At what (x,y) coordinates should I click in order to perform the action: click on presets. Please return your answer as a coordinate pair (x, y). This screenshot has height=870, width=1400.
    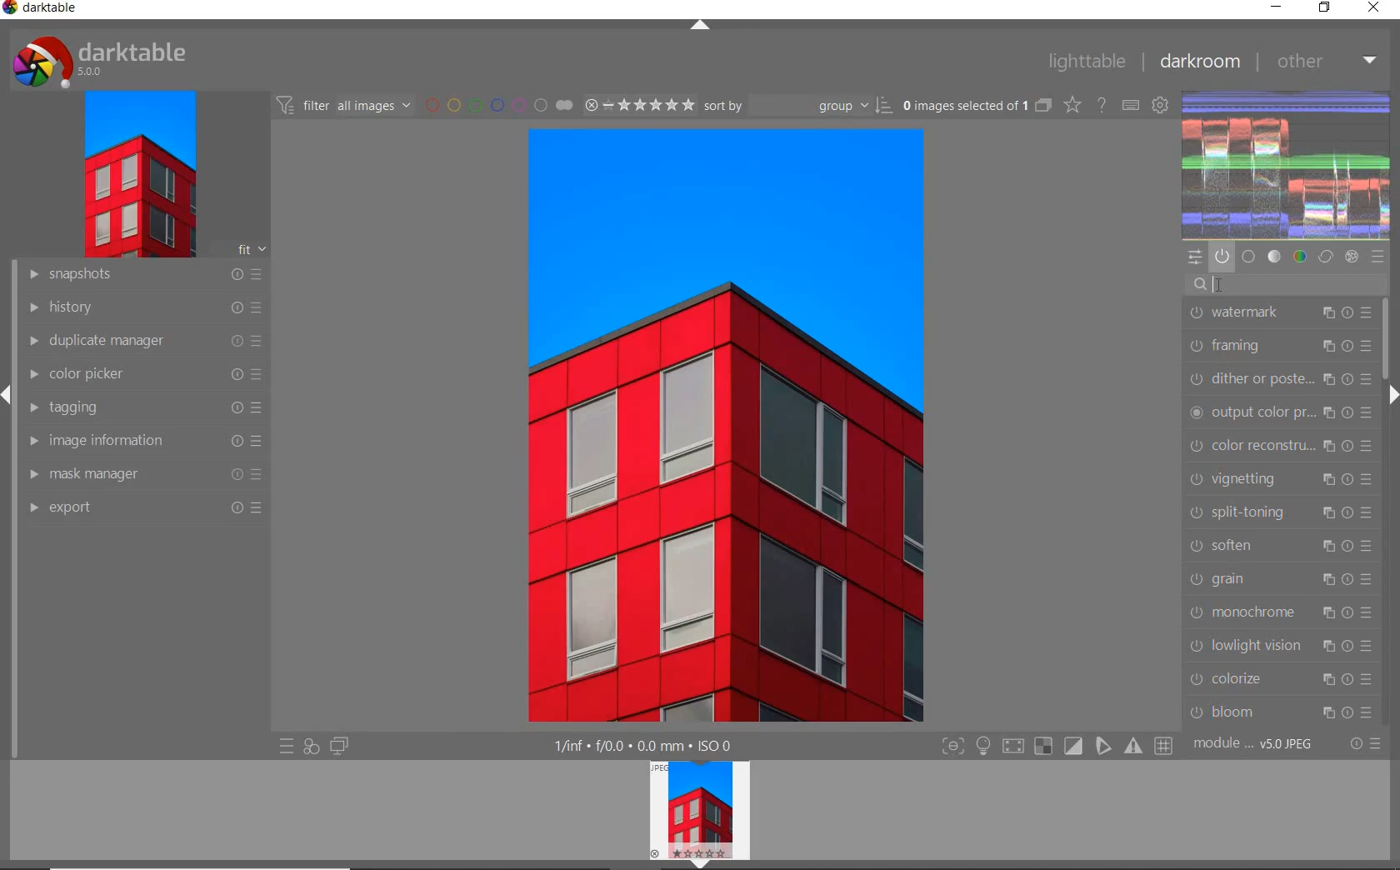
    Looking at the image, I should click on (1377, 255).